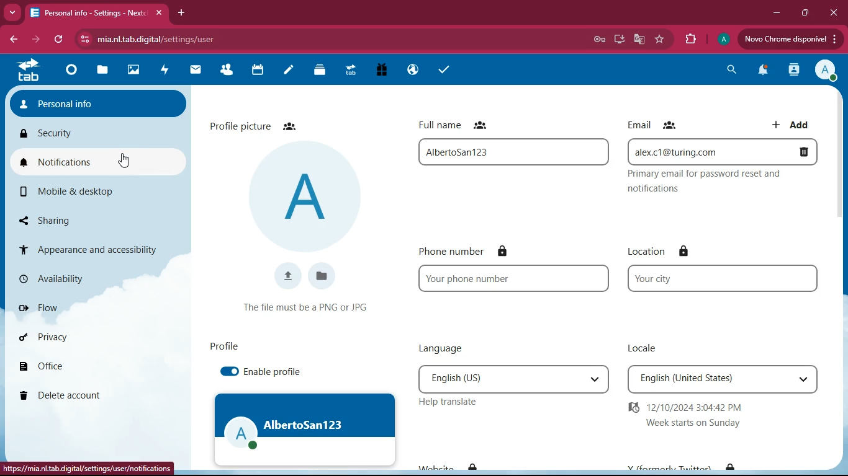  I want to click on profile picture, so click(264, 125).